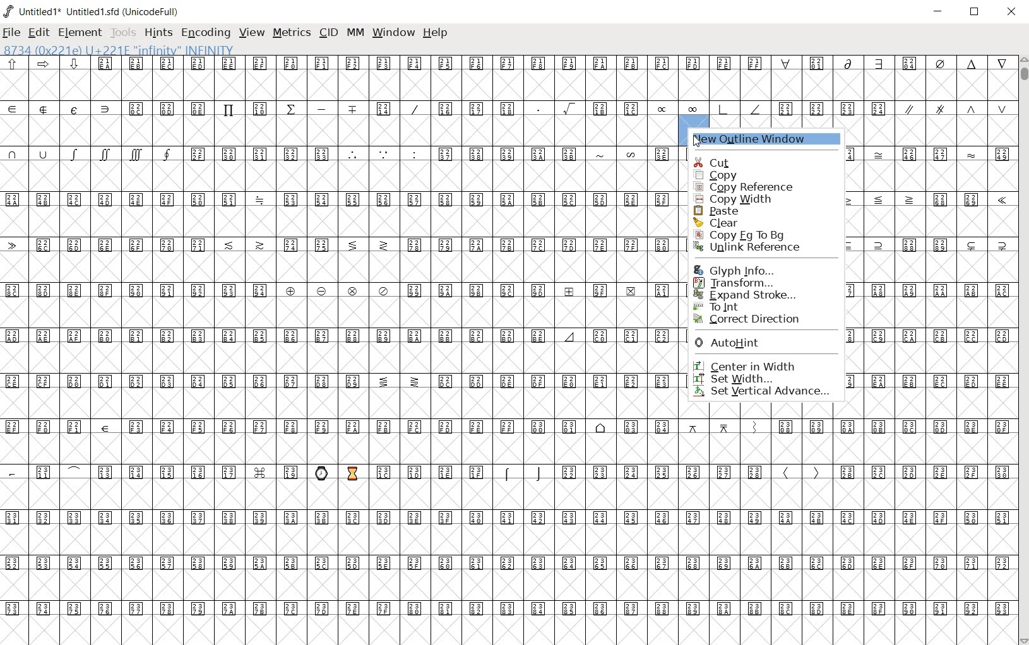 The height and width of the screenshot is (645, 1029). Describe the element at coordinates (1006, 153) in the screenshot. I see `small letters a b` at that location.